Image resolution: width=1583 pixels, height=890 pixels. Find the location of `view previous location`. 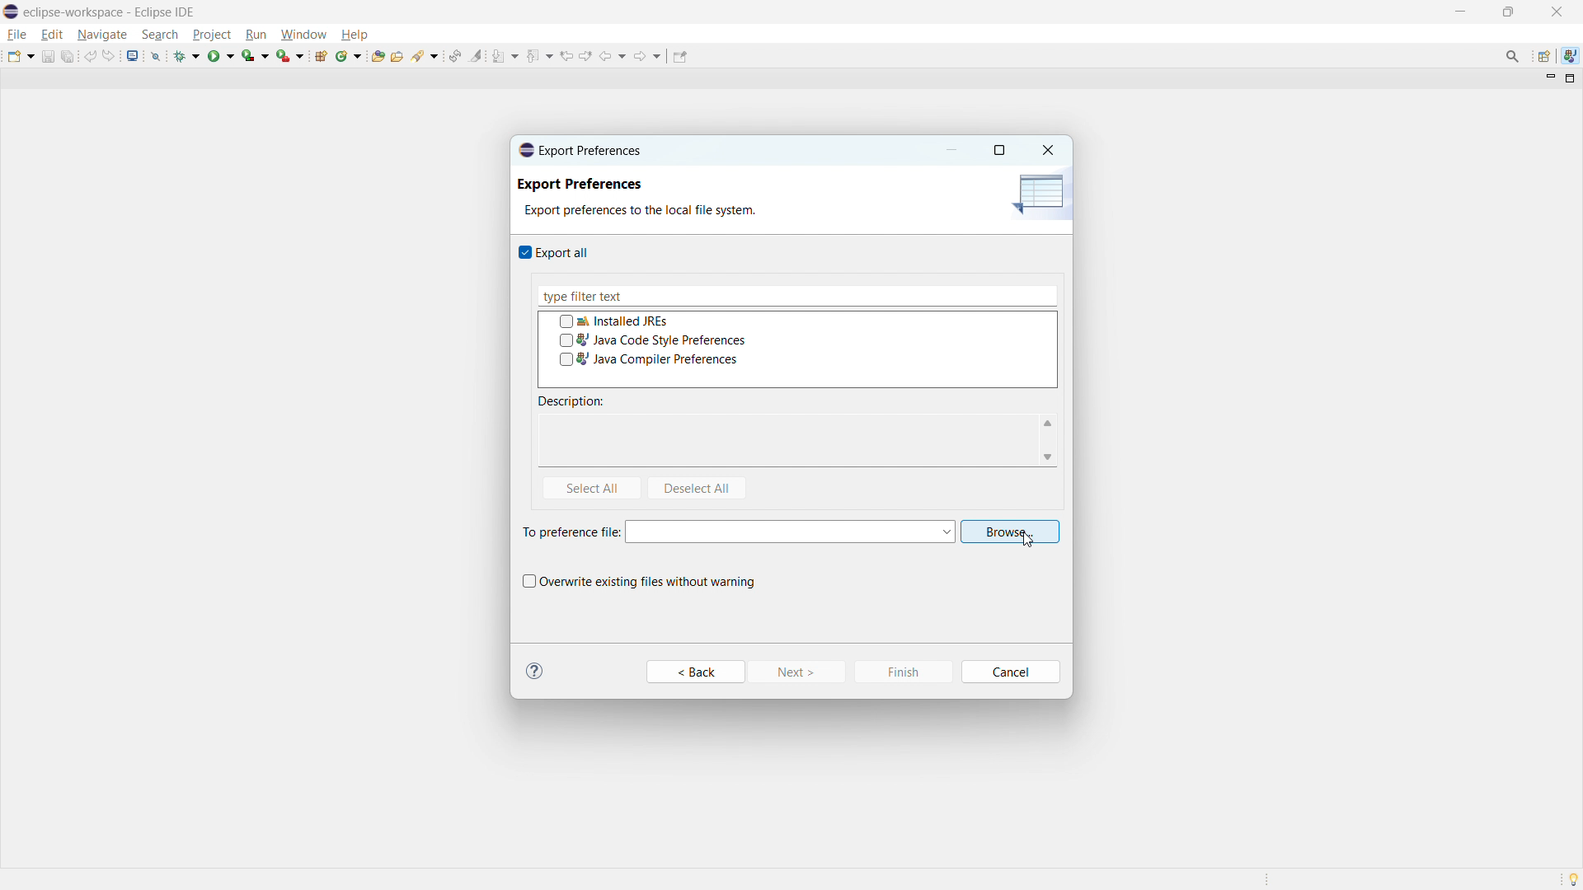

view previous location is located at coordinates (566, 56).